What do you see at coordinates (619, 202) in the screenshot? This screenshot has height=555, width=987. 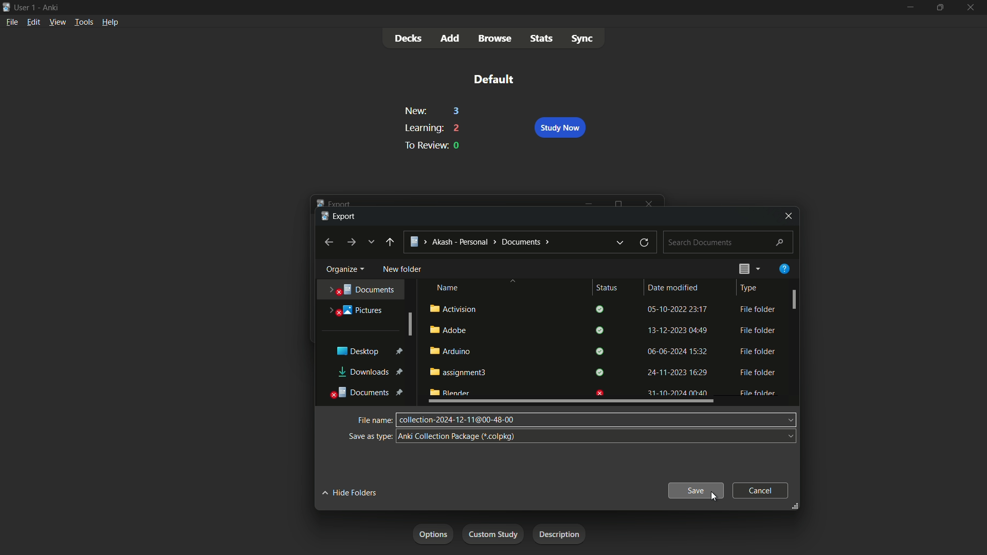 I see `maximize` at bounding box center [619, 202].